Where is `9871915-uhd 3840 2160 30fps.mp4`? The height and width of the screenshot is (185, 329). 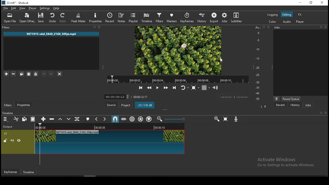 9871915-uhd 3840 2160 30fps.mp4 is located at coordinates (50, 34).